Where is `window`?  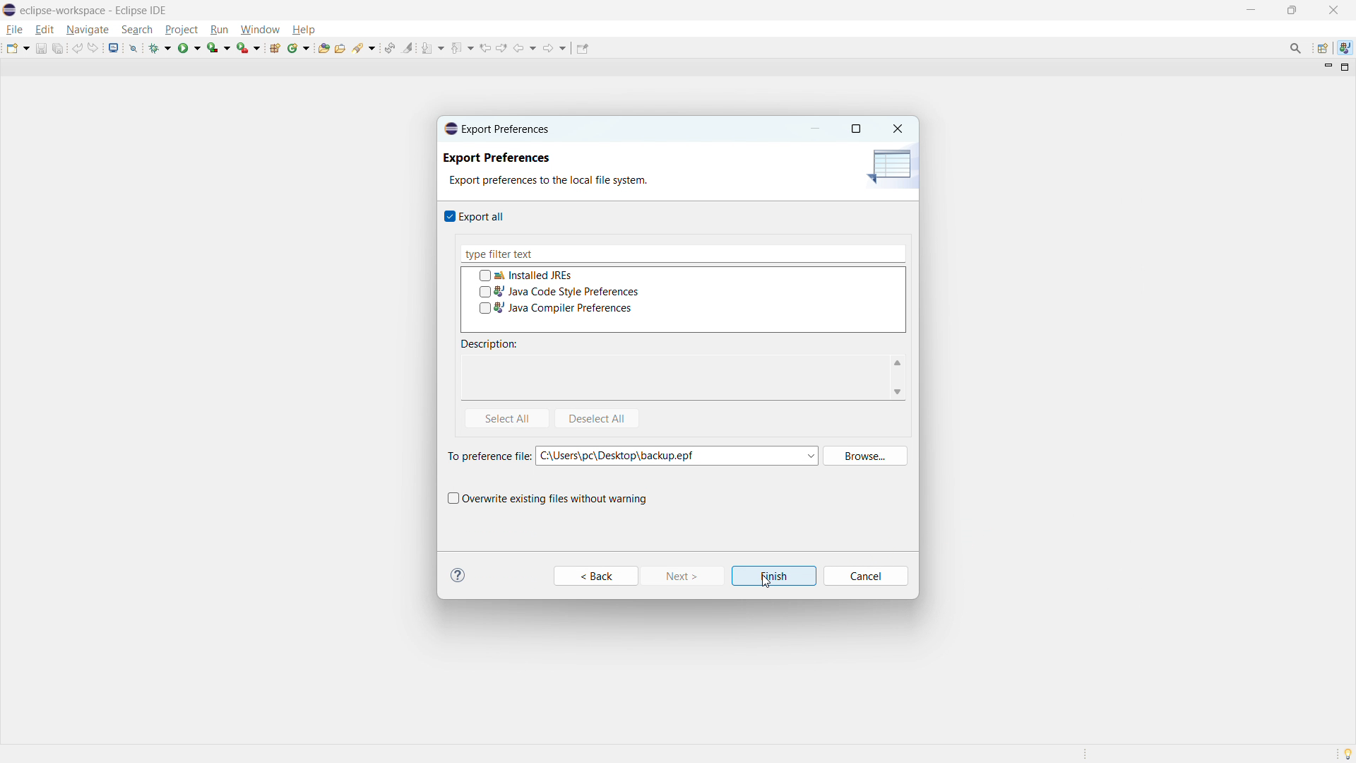 window is located at coordinates (260, 30).